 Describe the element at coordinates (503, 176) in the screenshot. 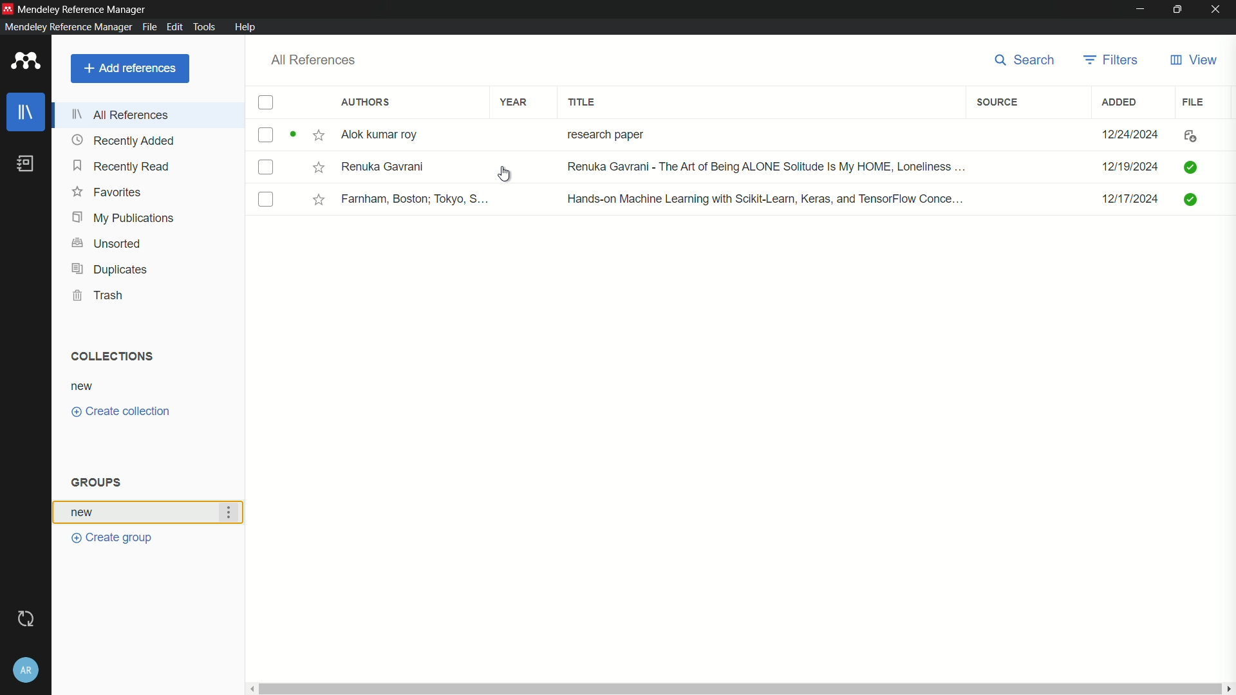

I see `cursor` at that location.